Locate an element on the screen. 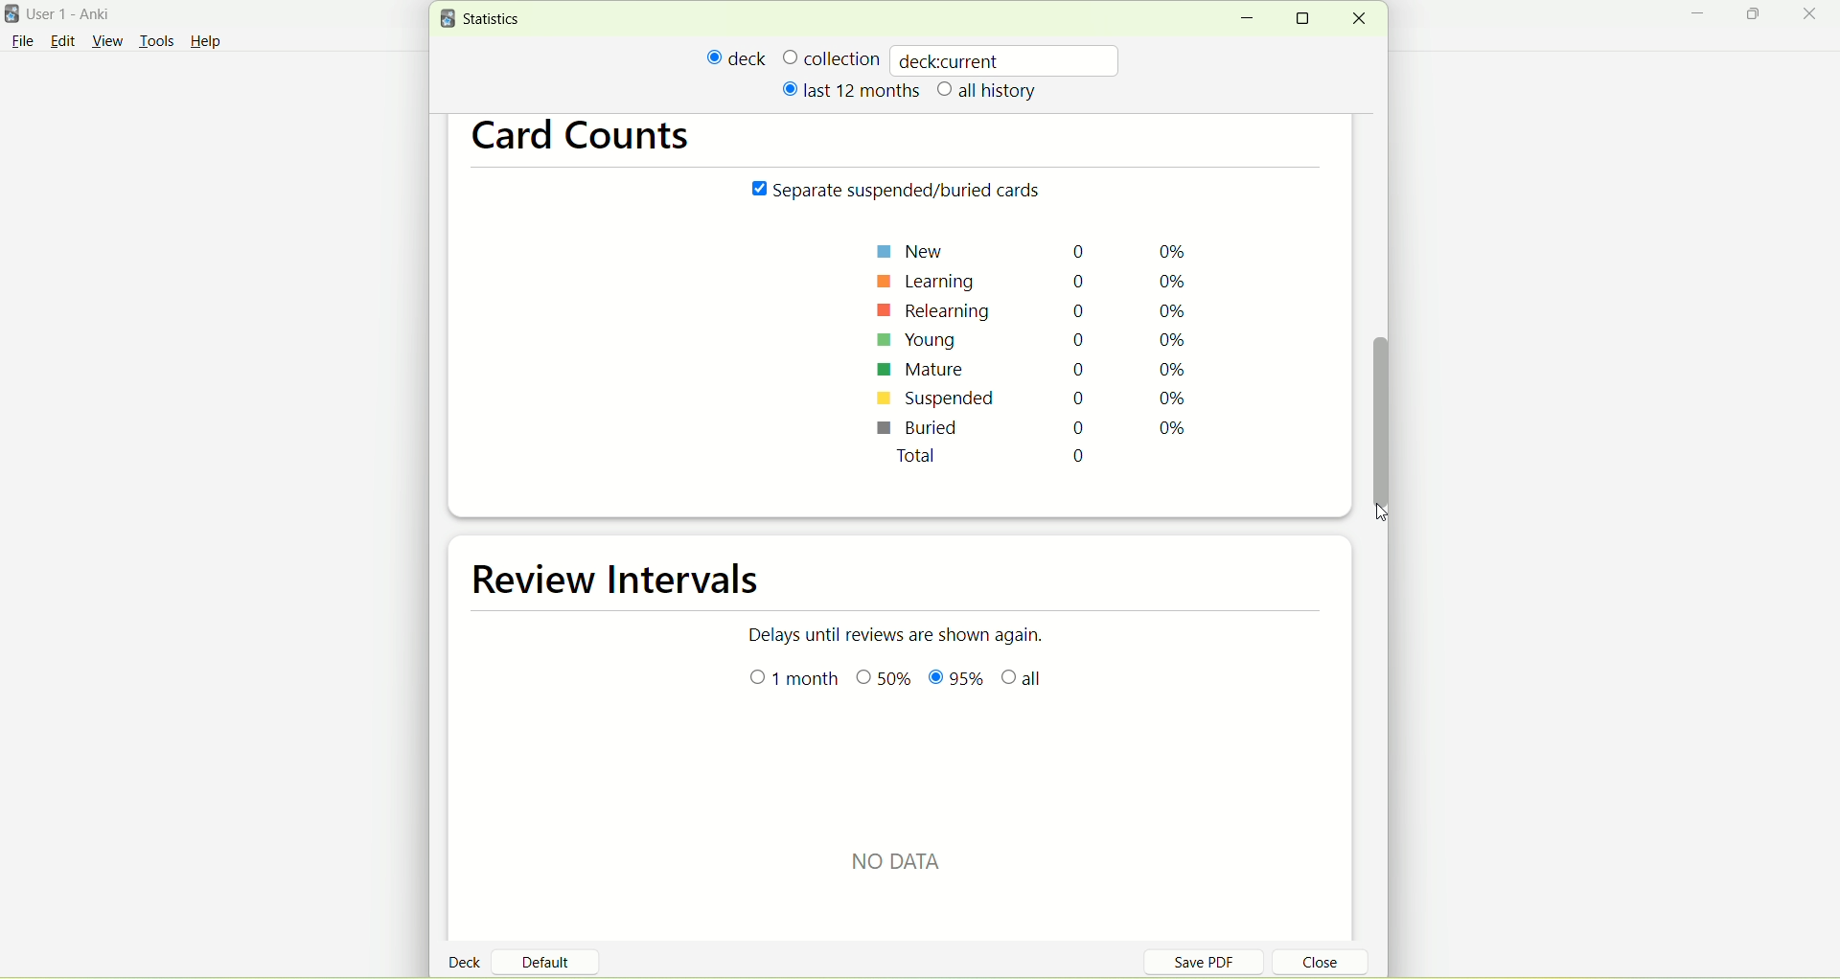 This screenshot has height=979, width=1840. edit is located at coordinates (62, 40).